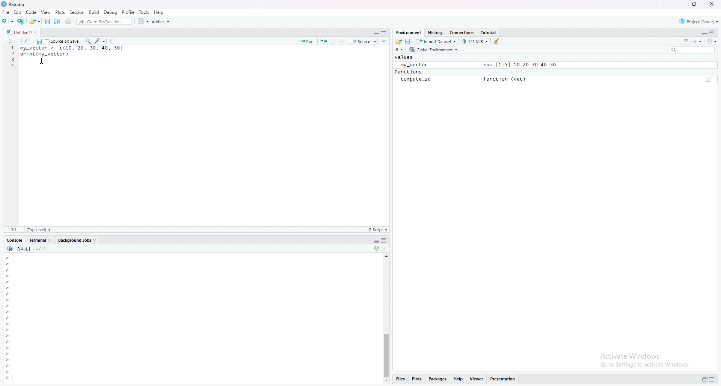 The width and height of the screenshot is (721, 386). I want to click on Prompt cursor, so click(8, 337).